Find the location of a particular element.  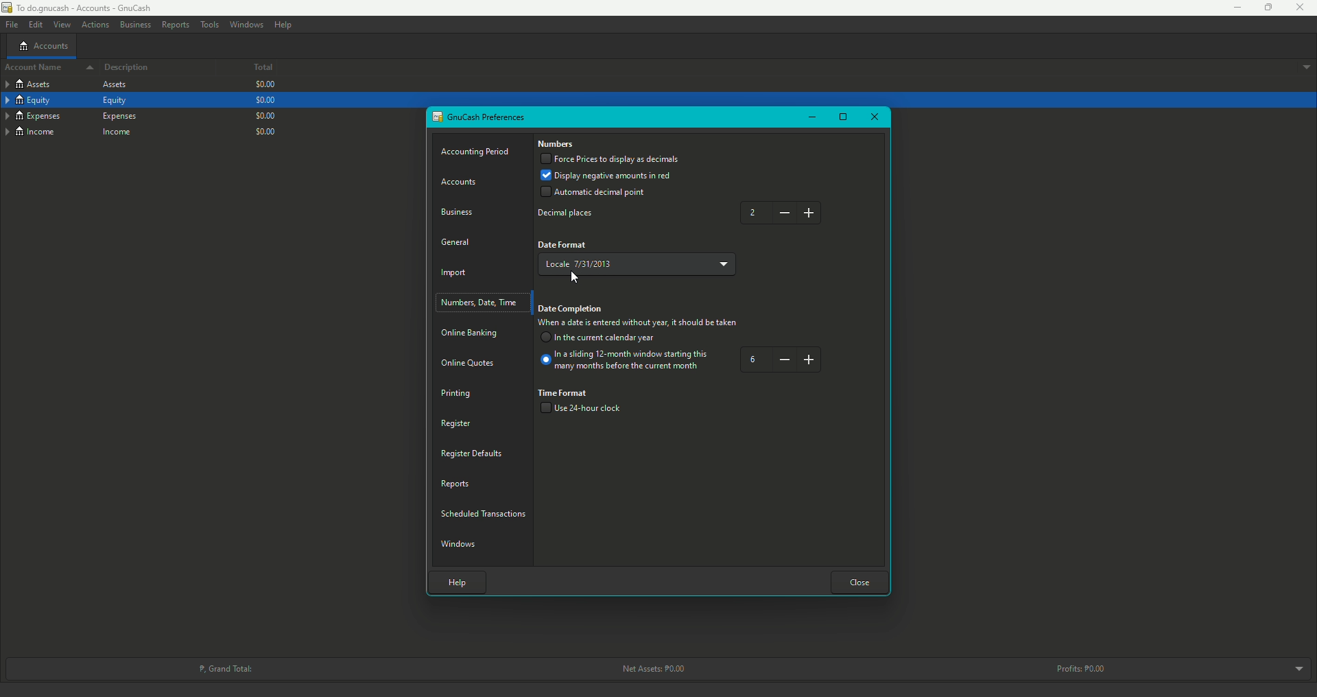

Minimize is located at coordinates (1233, 8).